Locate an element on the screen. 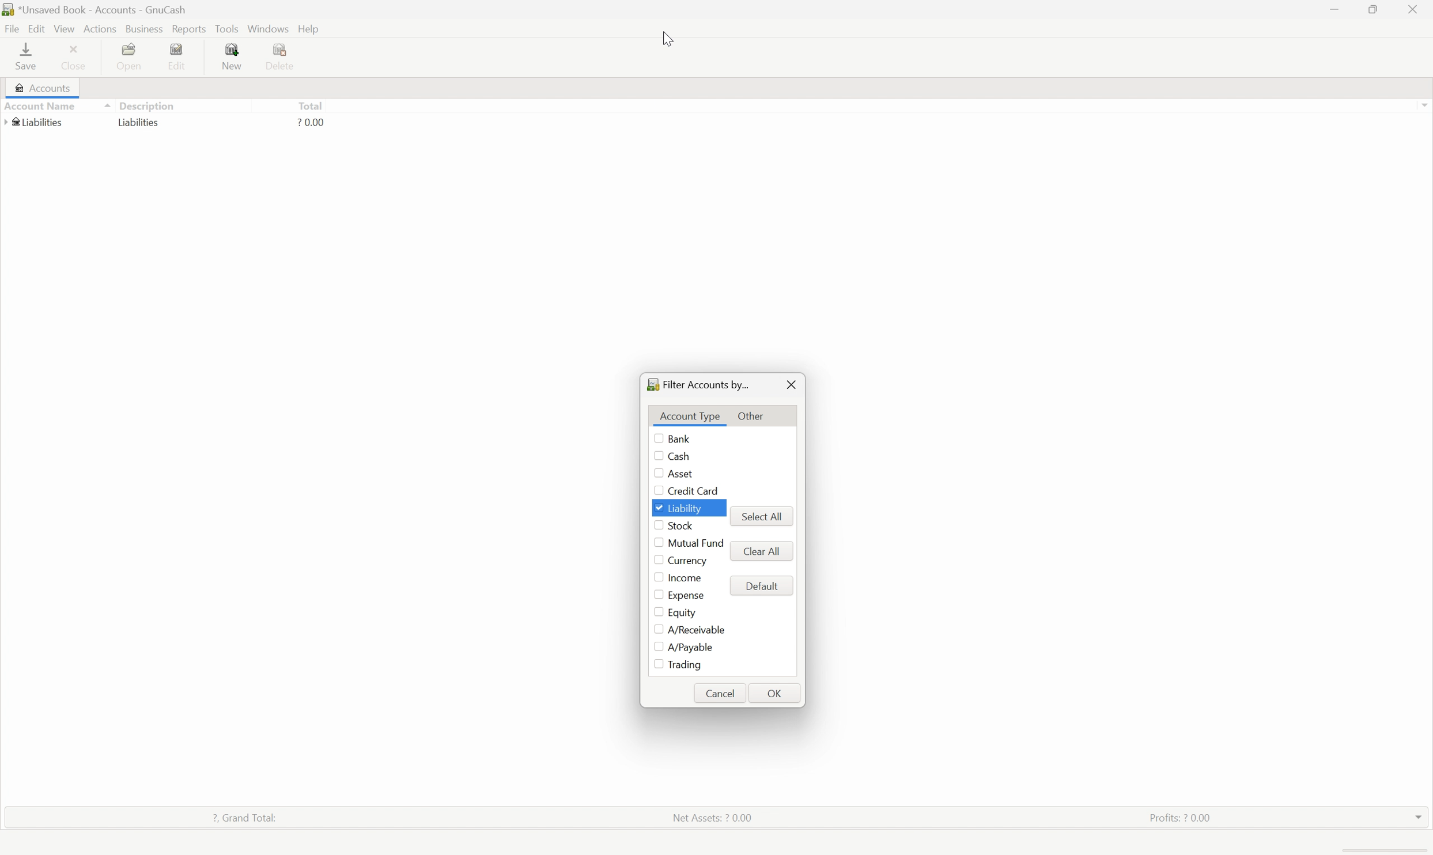 This screenshot has height=855, width=1433. Accounts is located at coordinates (42, 89).